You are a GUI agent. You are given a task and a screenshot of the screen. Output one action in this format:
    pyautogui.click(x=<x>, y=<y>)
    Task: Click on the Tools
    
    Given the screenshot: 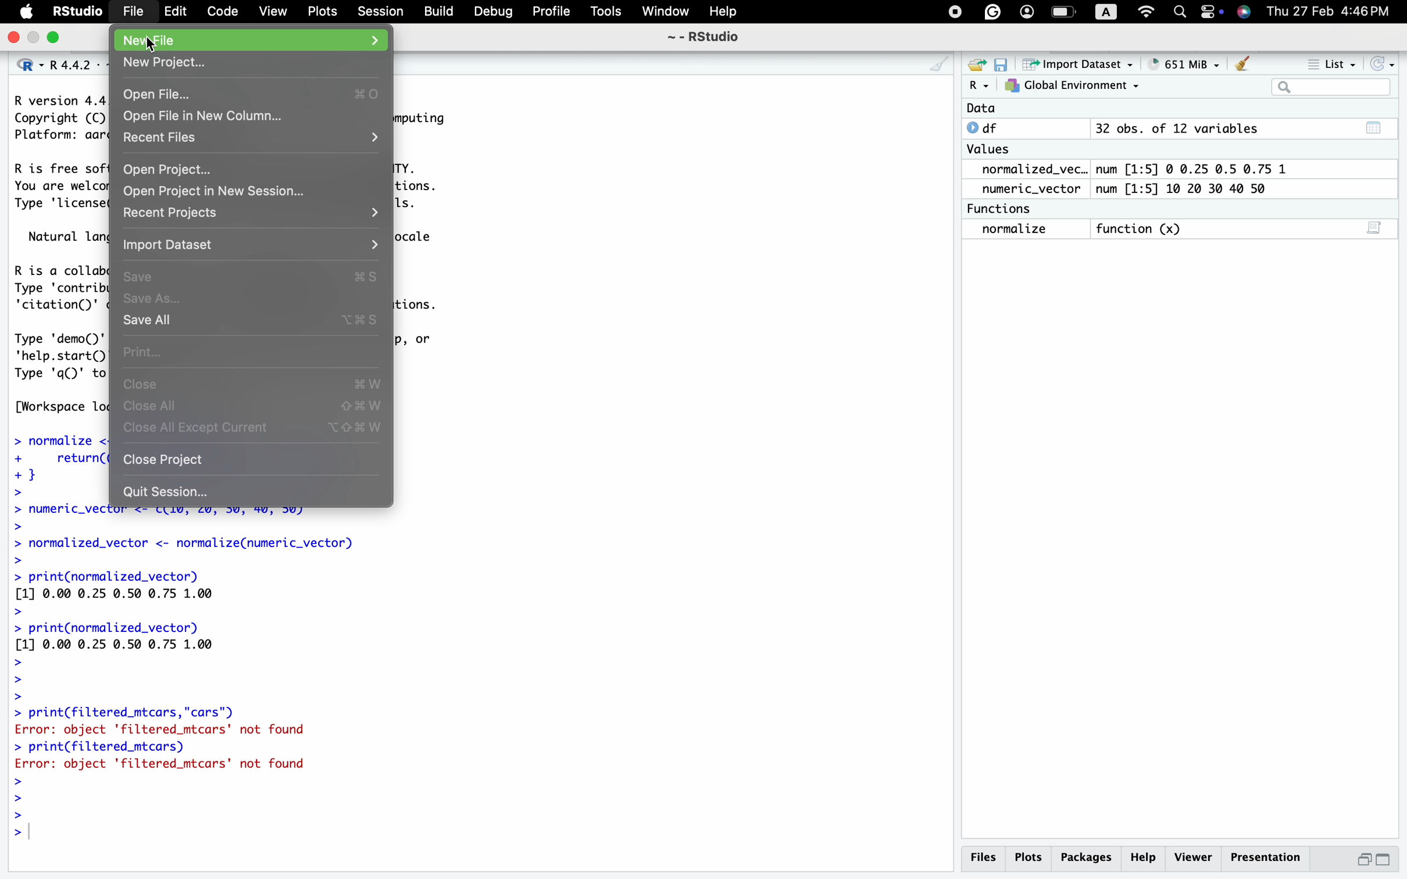 What is the action you would take?
    pyautogui.click(x=605, y=13)
    